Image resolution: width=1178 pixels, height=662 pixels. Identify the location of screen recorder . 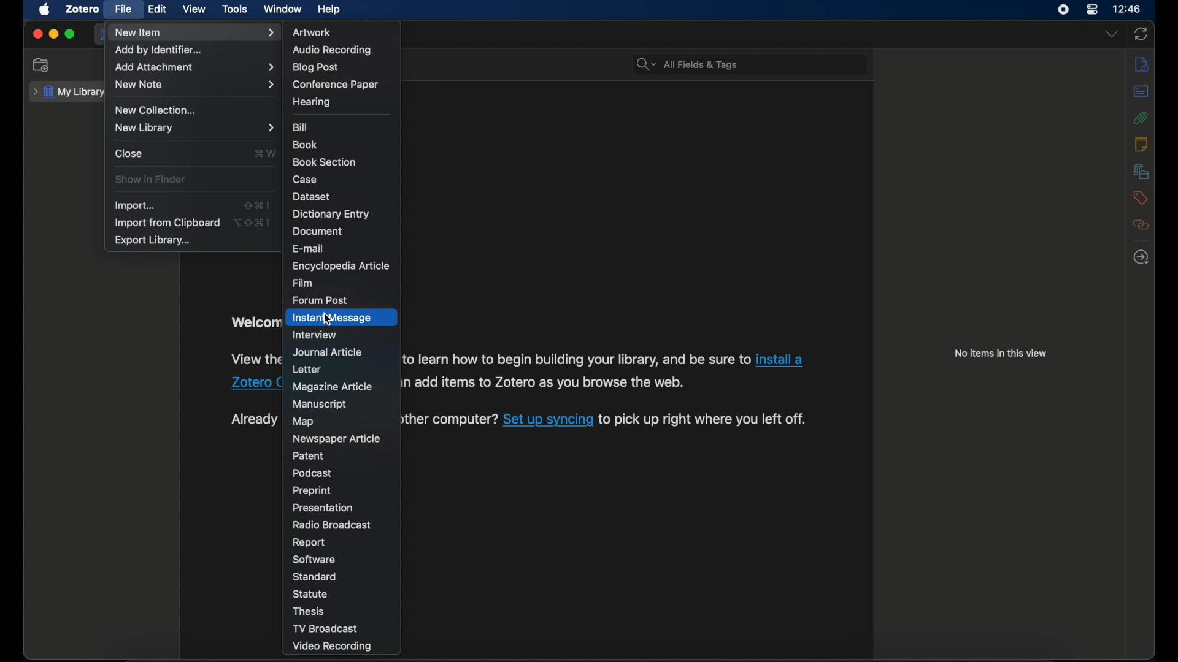
(1063, 10).